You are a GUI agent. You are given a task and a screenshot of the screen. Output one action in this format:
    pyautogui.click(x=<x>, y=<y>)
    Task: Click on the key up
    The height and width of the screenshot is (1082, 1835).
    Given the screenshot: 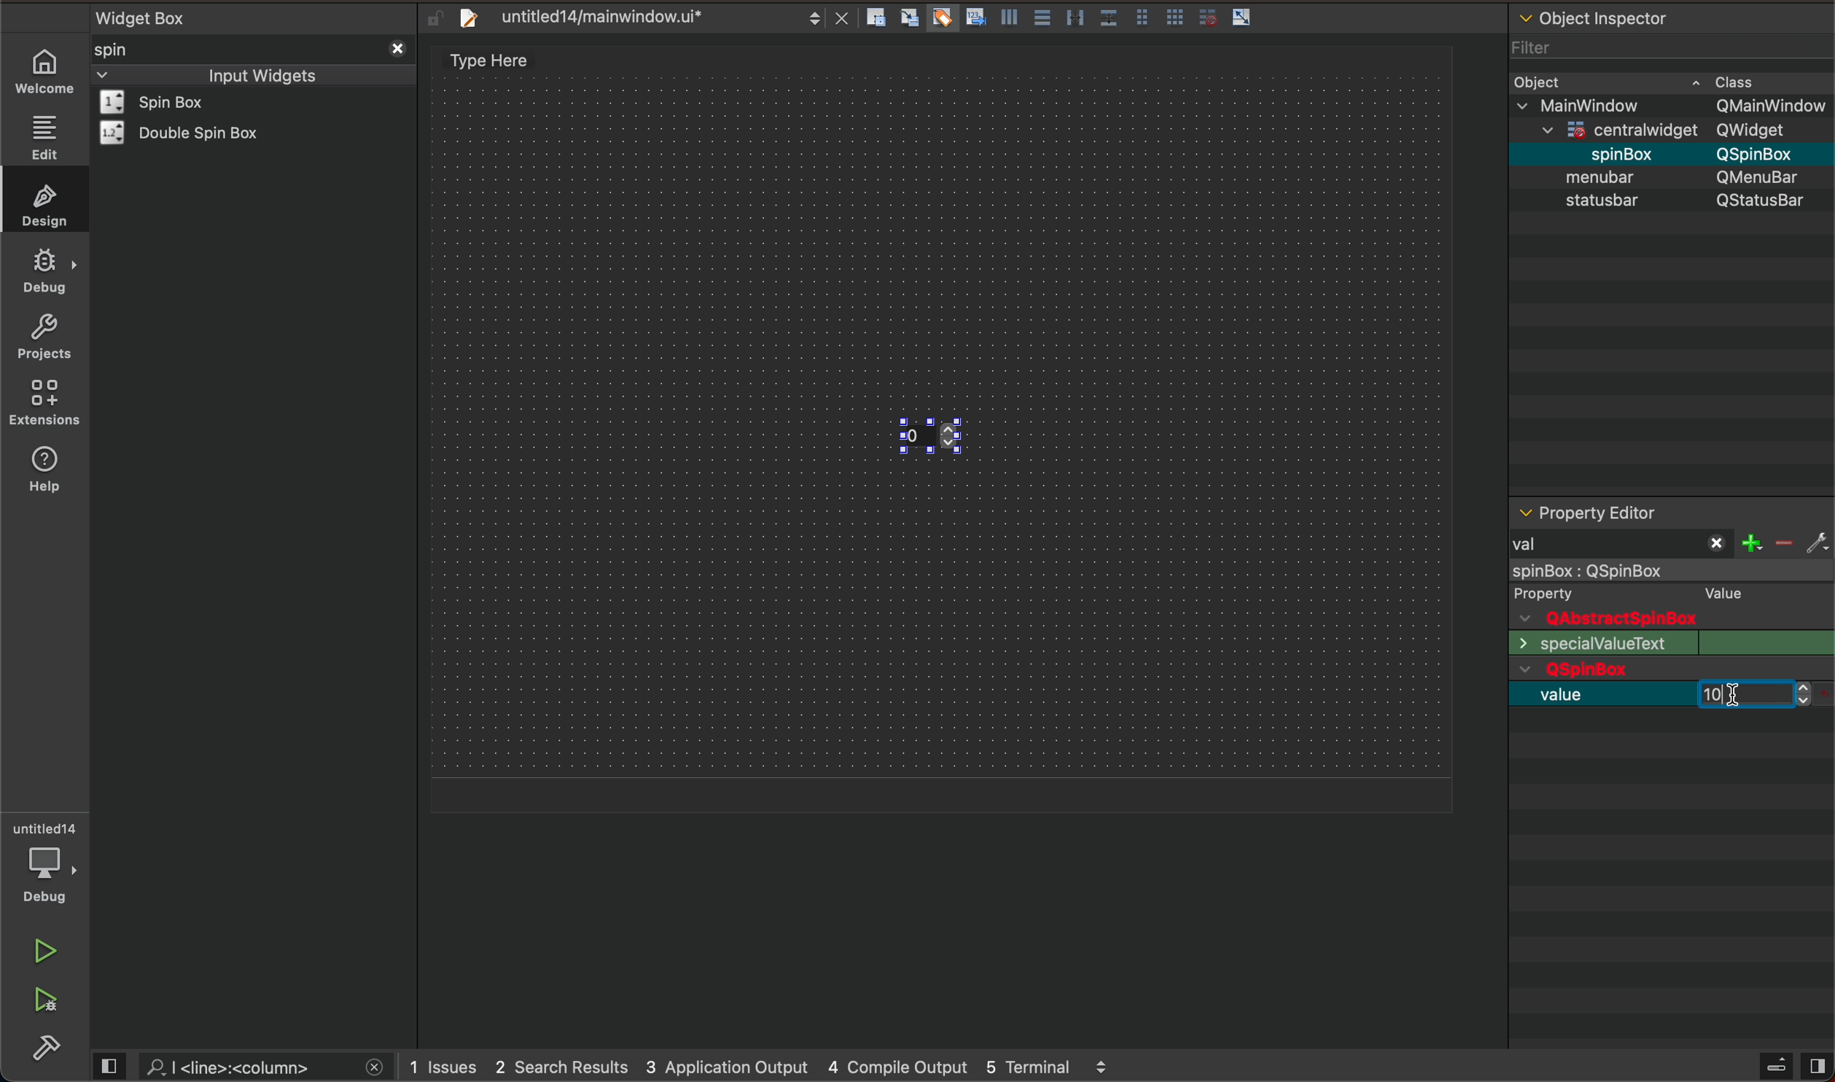 What is the action you would take?
    pyautogui.click(x=956, y=439)
    